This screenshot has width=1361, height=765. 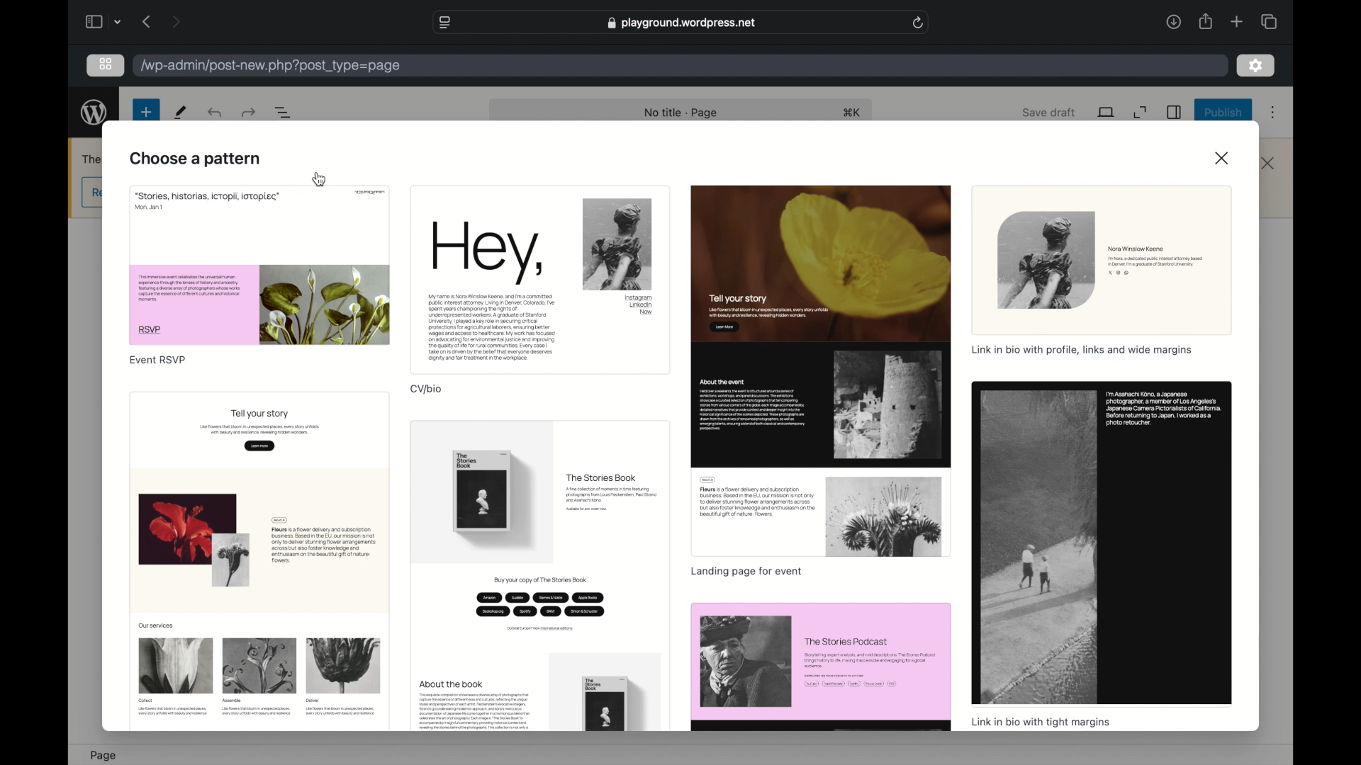 What do you see at coordinates (1237, 21) in the screenshot?
I see `new tab` at bounding box center [1237, 21].